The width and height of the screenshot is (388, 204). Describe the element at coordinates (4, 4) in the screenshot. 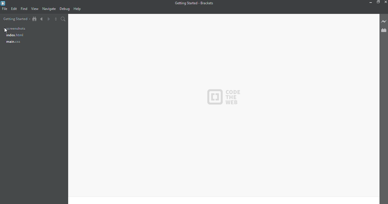

I see `bracket` at that location.